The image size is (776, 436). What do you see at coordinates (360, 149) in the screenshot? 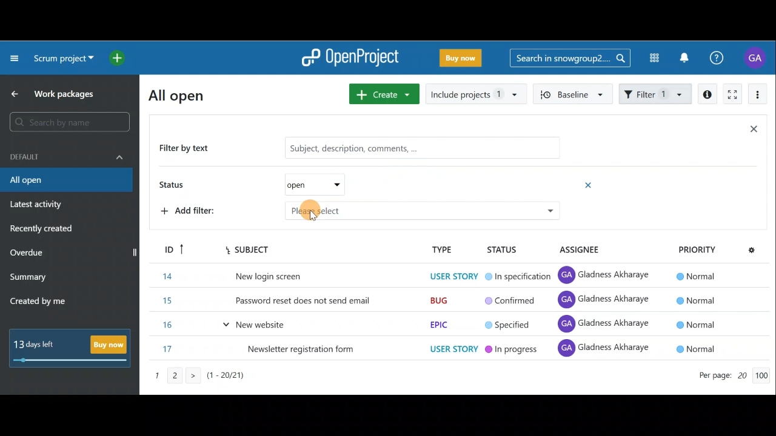
I see `Filter by text` at bounding box center [360, 149].